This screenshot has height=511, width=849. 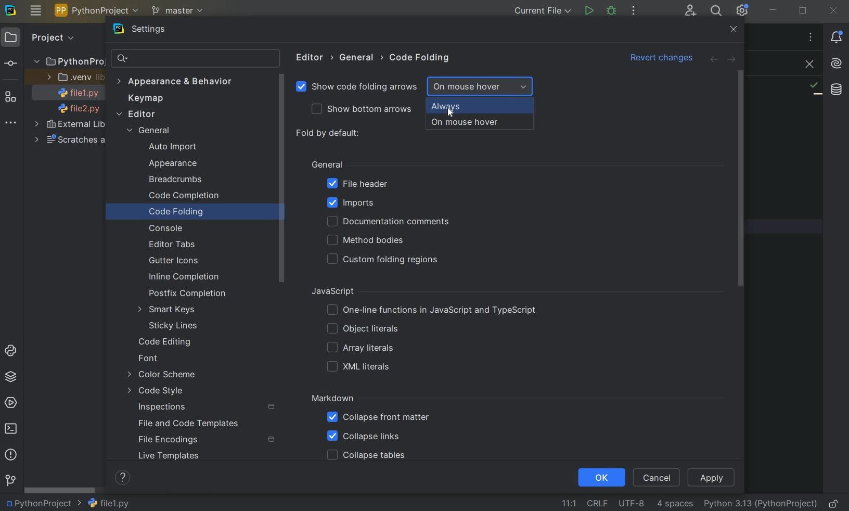 I want to click on STRUCTURE, so click(x=11, y=98).